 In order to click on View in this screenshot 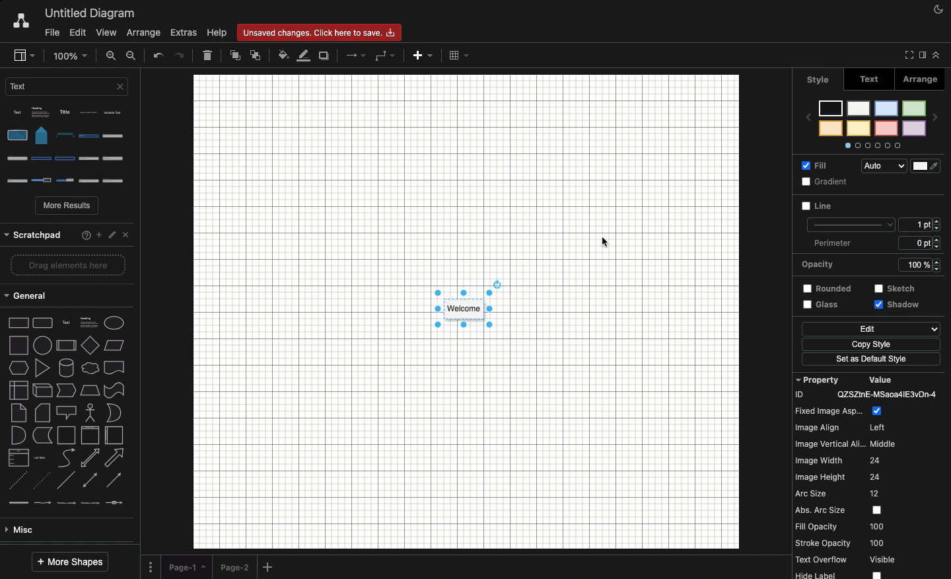, I will do `click(107, 34)`.